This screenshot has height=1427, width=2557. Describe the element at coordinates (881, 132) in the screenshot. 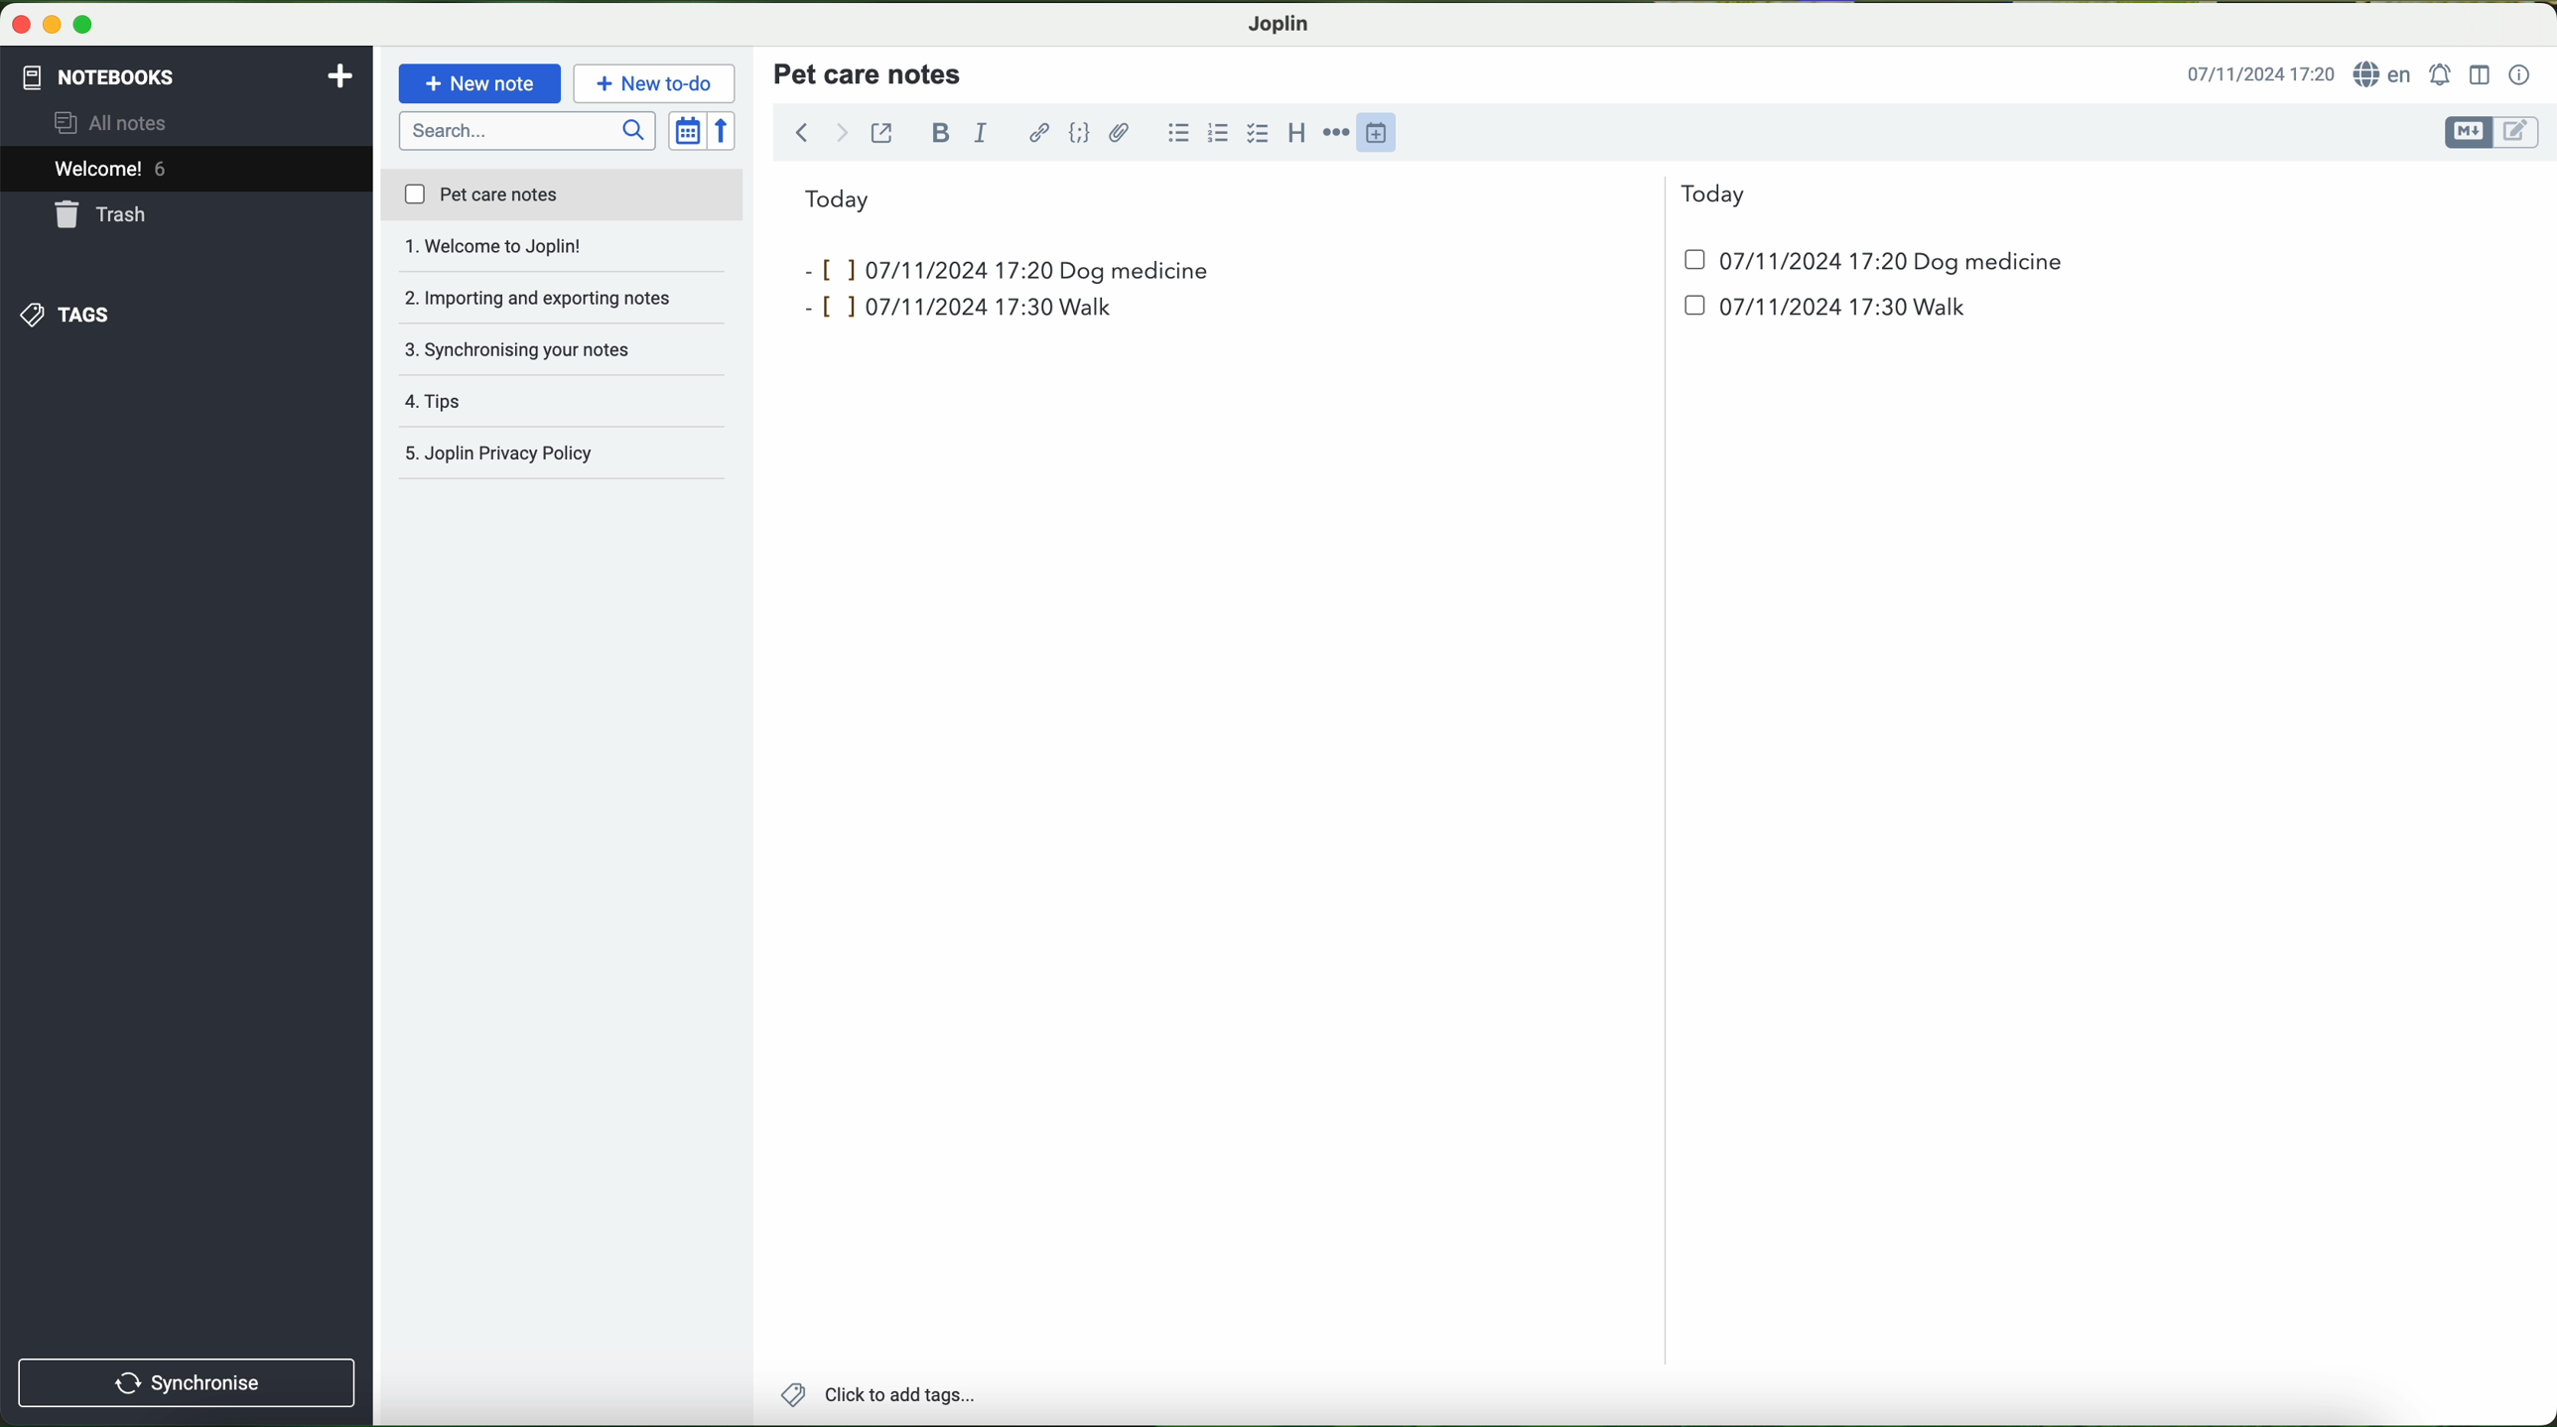

I see `toggle external editing` at that location.